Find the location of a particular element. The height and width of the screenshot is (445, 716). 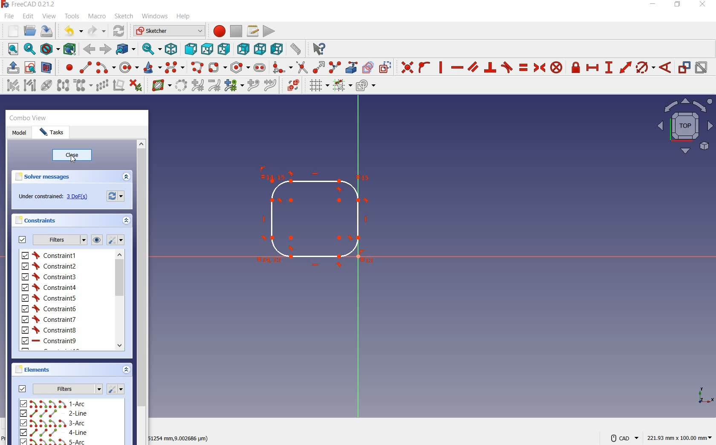

constrain vertical distance is located at coordinates (609, 68).